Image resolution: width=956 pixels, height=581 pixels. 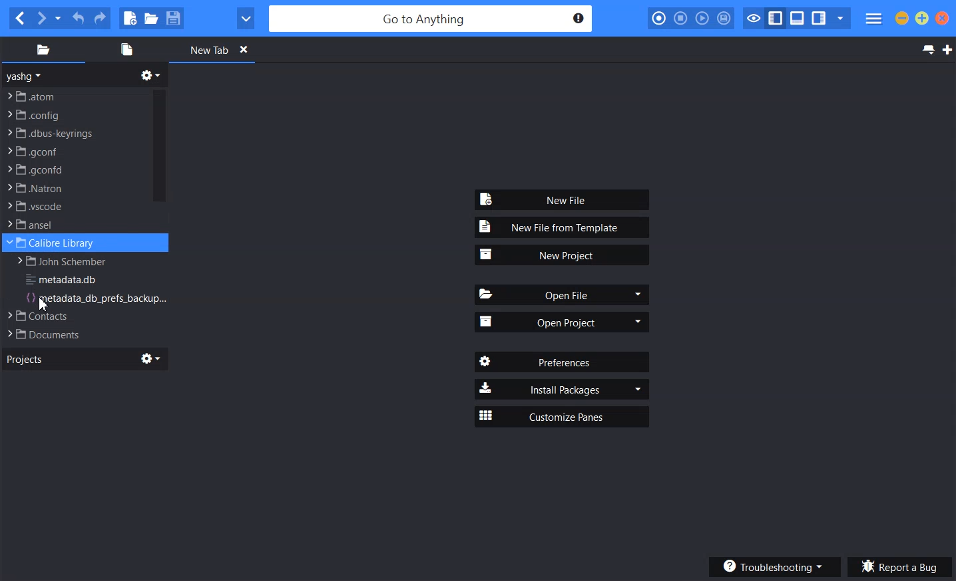 I want to click on File, so click(x=74, y=206).